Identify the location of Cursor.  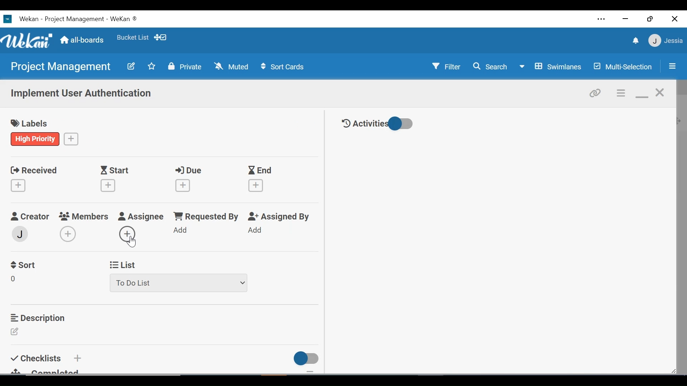
(133, 243).